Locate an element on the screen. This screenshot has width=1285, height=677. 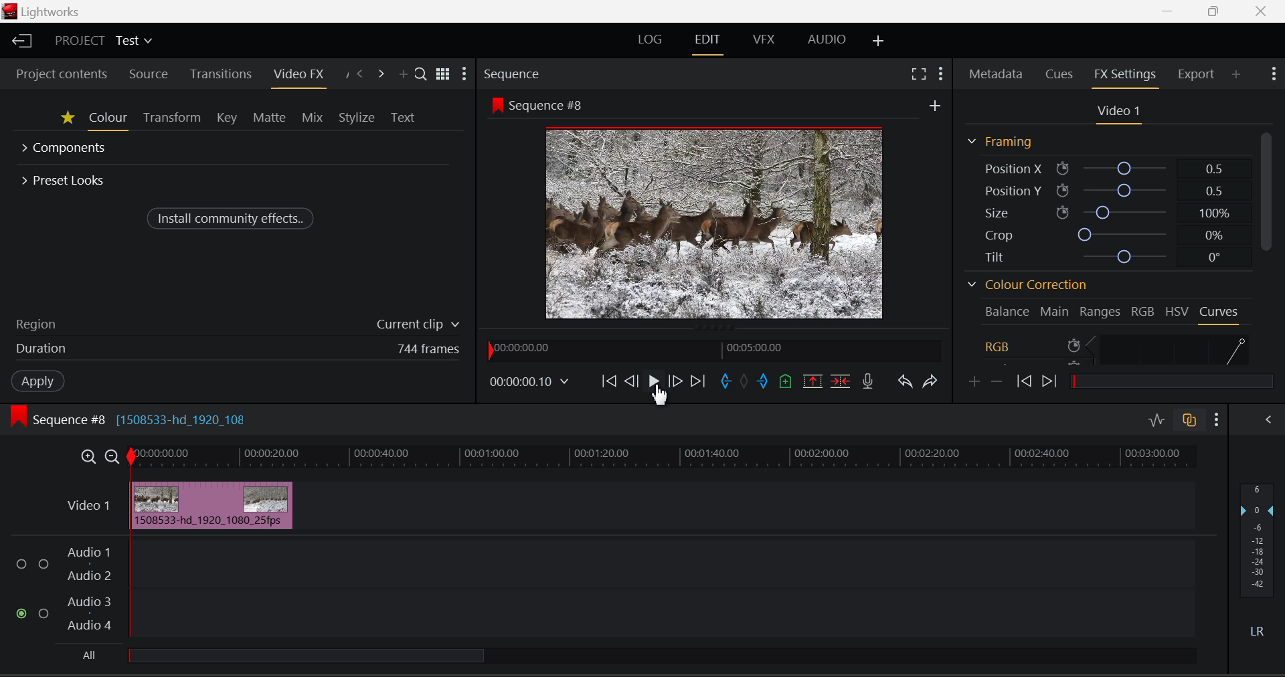
Show Audio Mix is located at coordinates (1268, 421).